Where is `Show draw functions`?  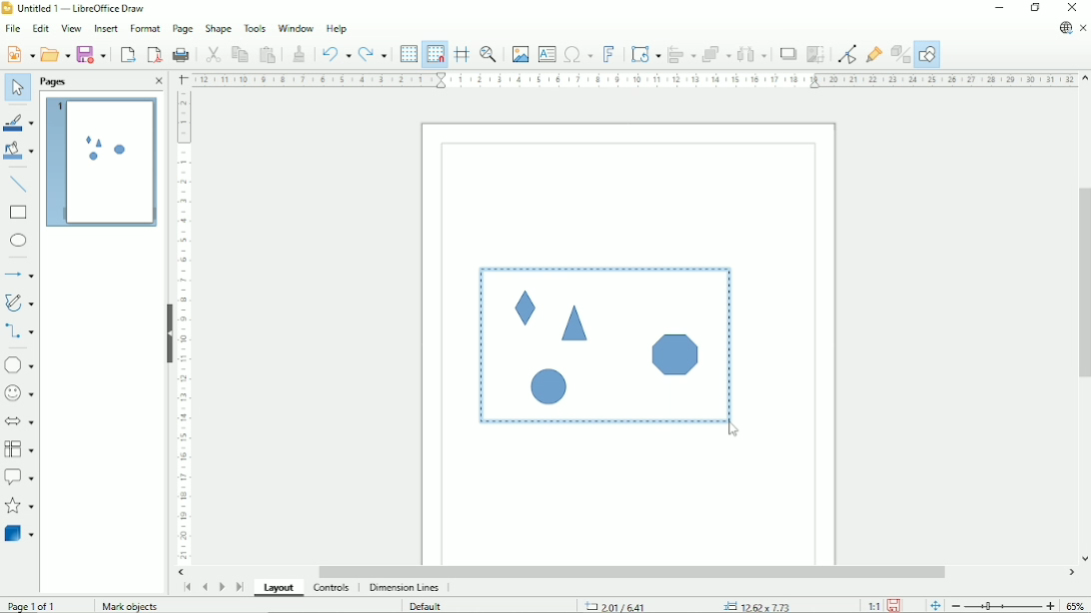 Show draw functions is located at coordinates (928, 53).